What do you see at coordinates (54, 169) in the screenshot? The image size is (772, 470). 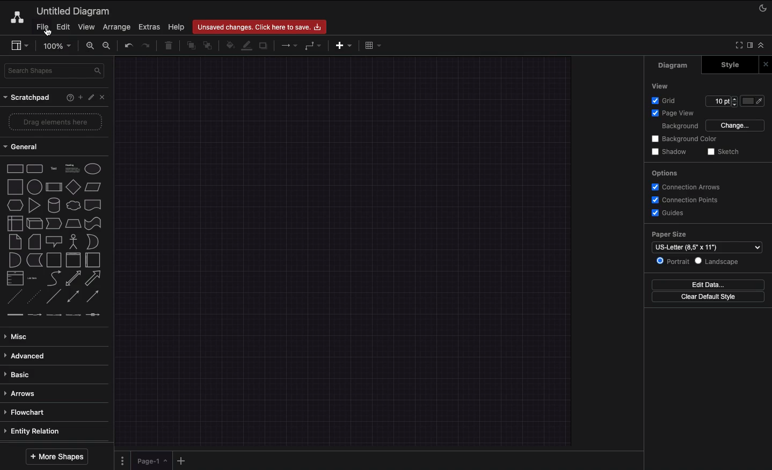 I see `Text` at bounding box center [54, 169].